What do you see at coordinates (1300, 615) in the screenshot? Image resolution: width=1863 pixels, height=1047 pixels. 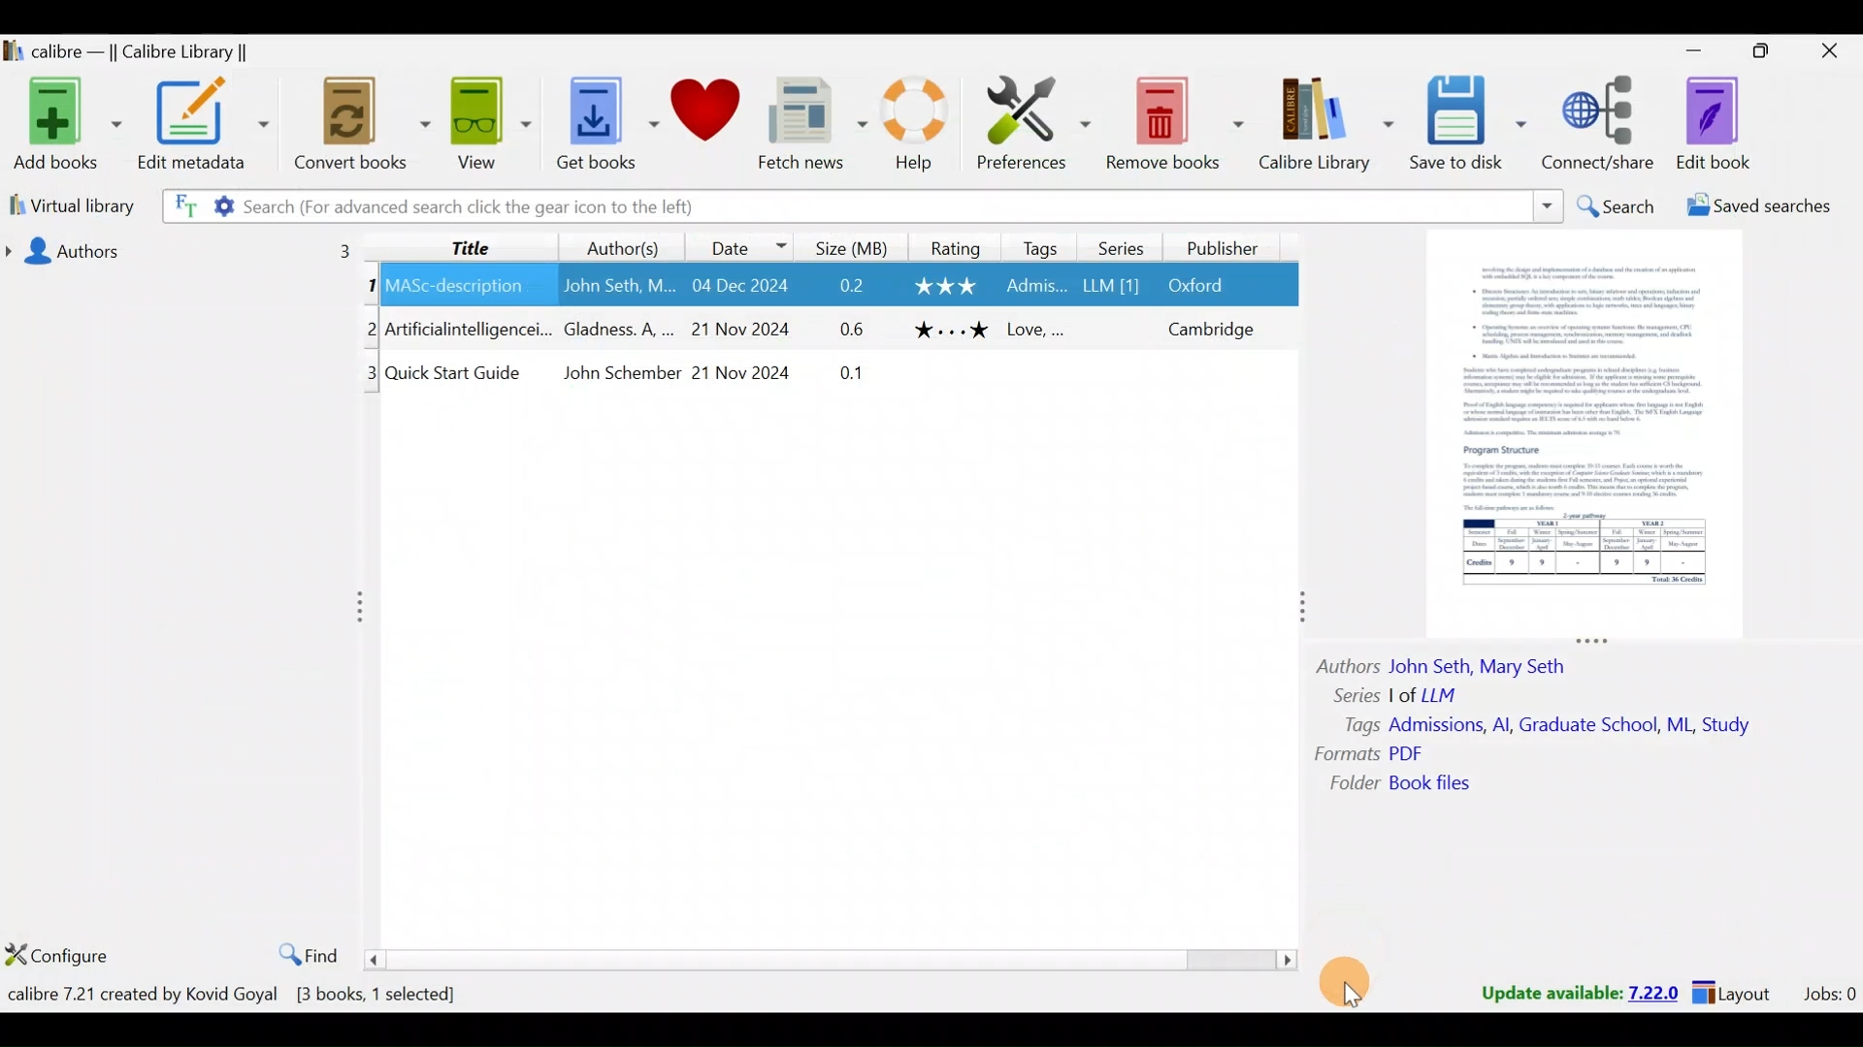 I see `` at bounding box center [1300, 615].